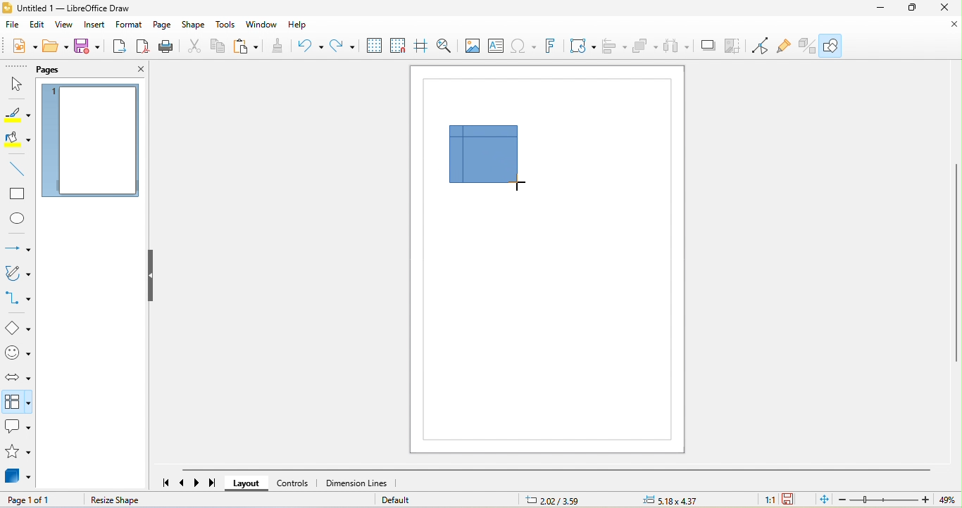 Image resolution: width=962 pixels, height=508 pixels. I want to click on help, so click(299, 27).